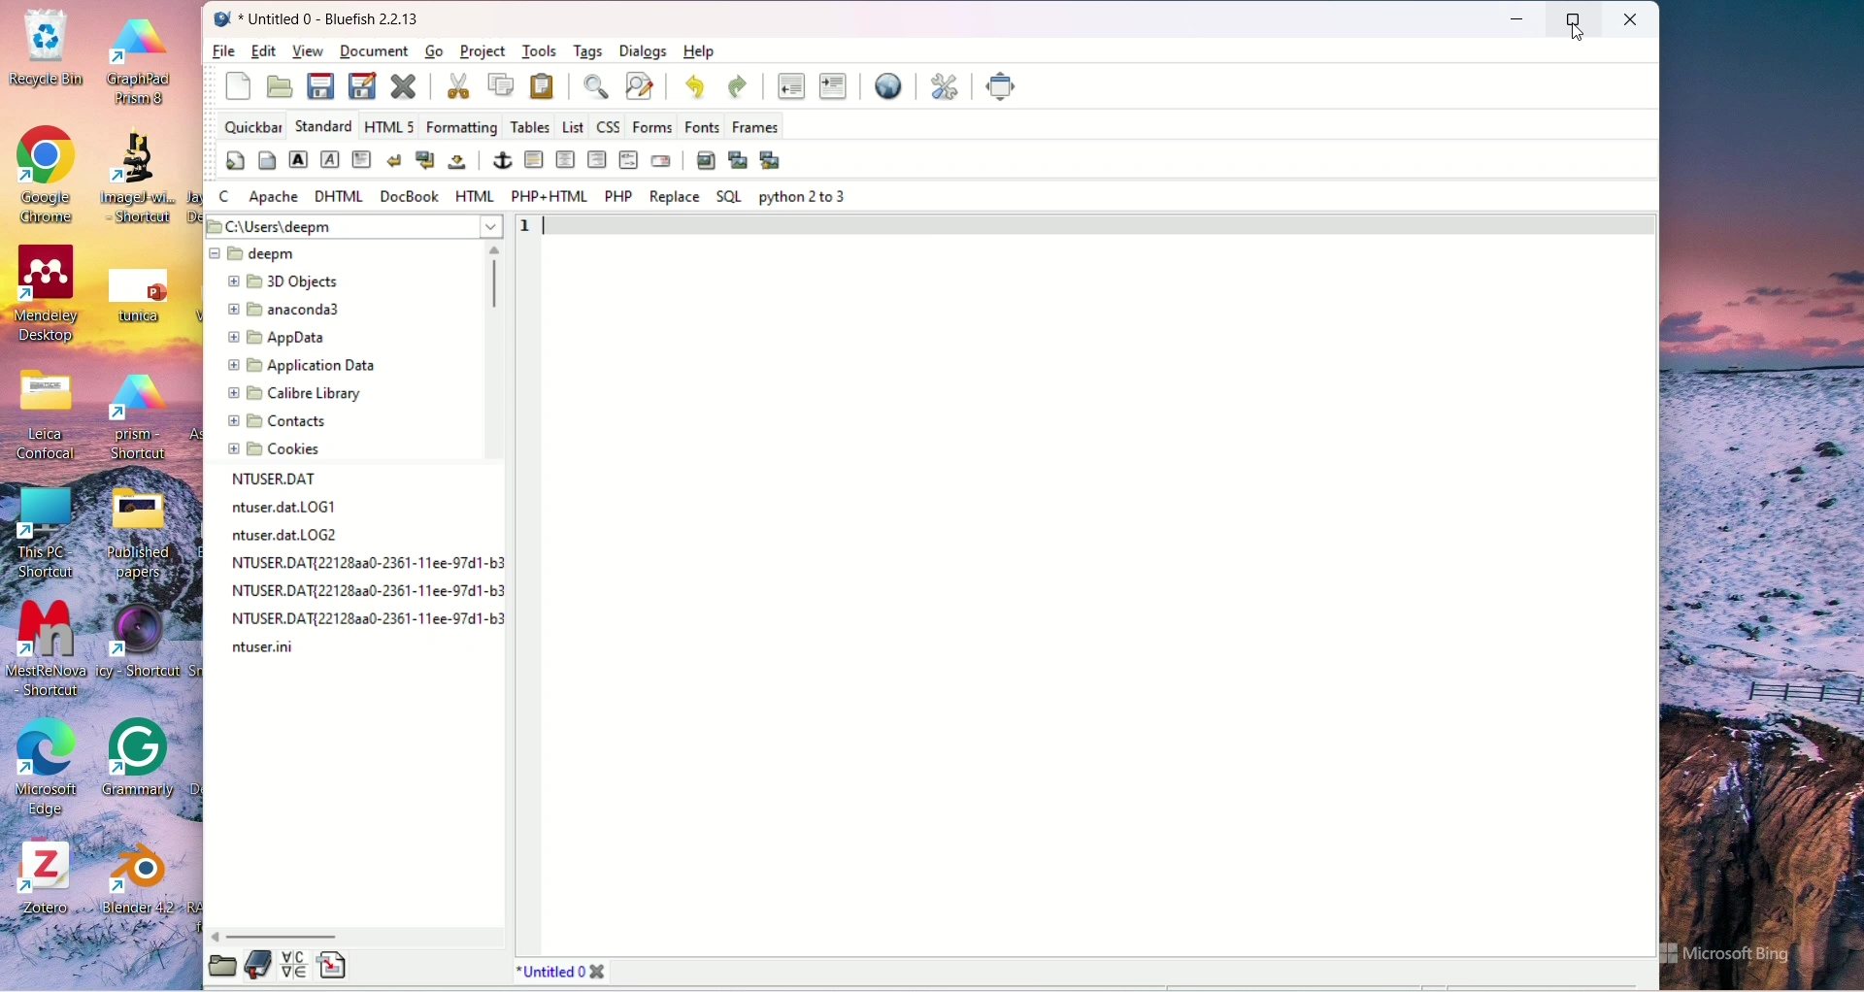  What do you see at coordinates (376, 50) in the screenshot?
I see `document` at bounding box center [376, 50].